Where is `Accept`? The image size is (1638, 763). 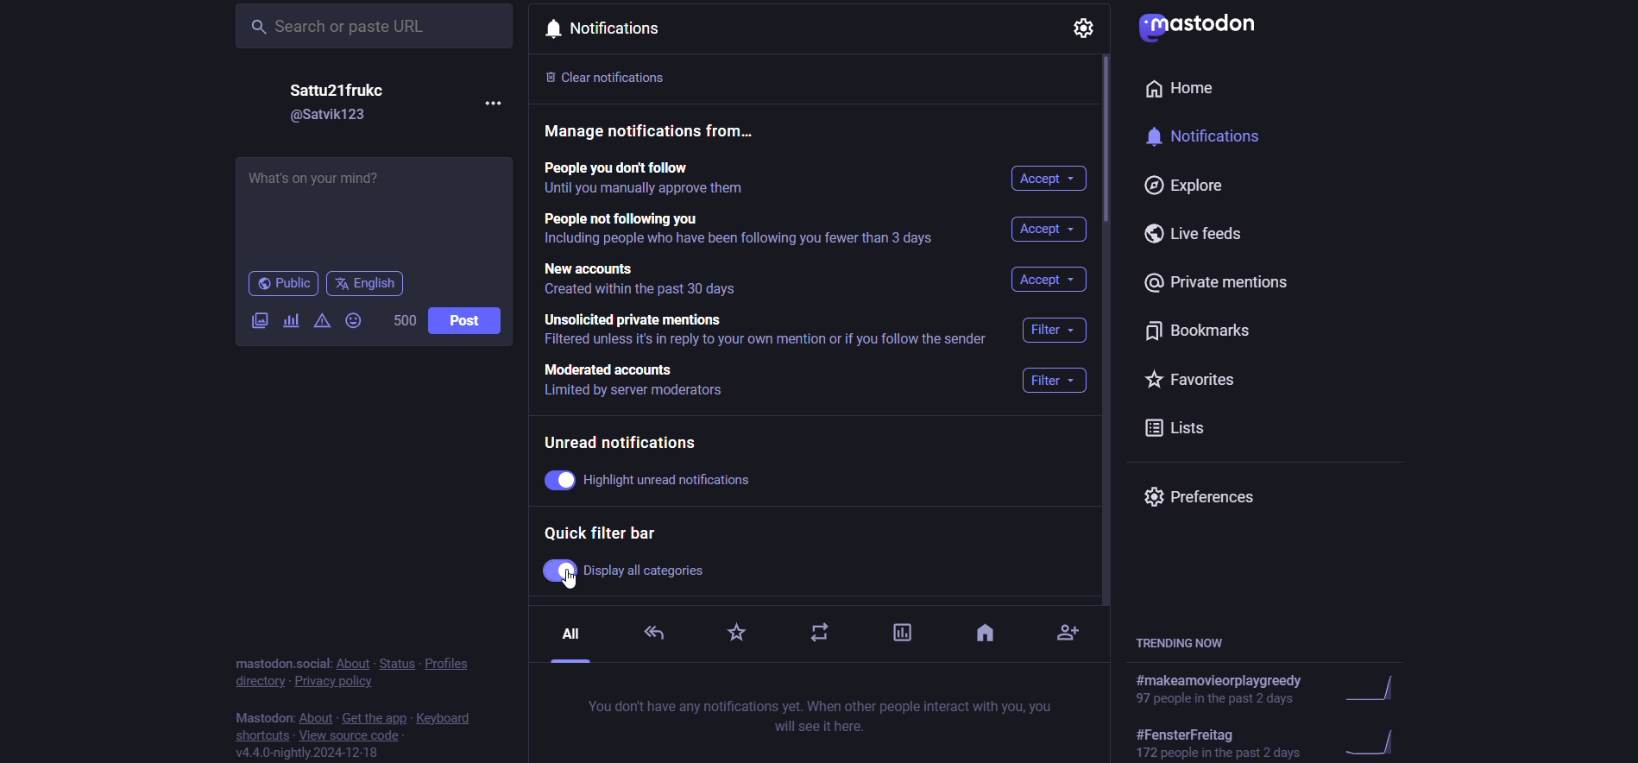
Accept is located at coordinates (1051, 230).